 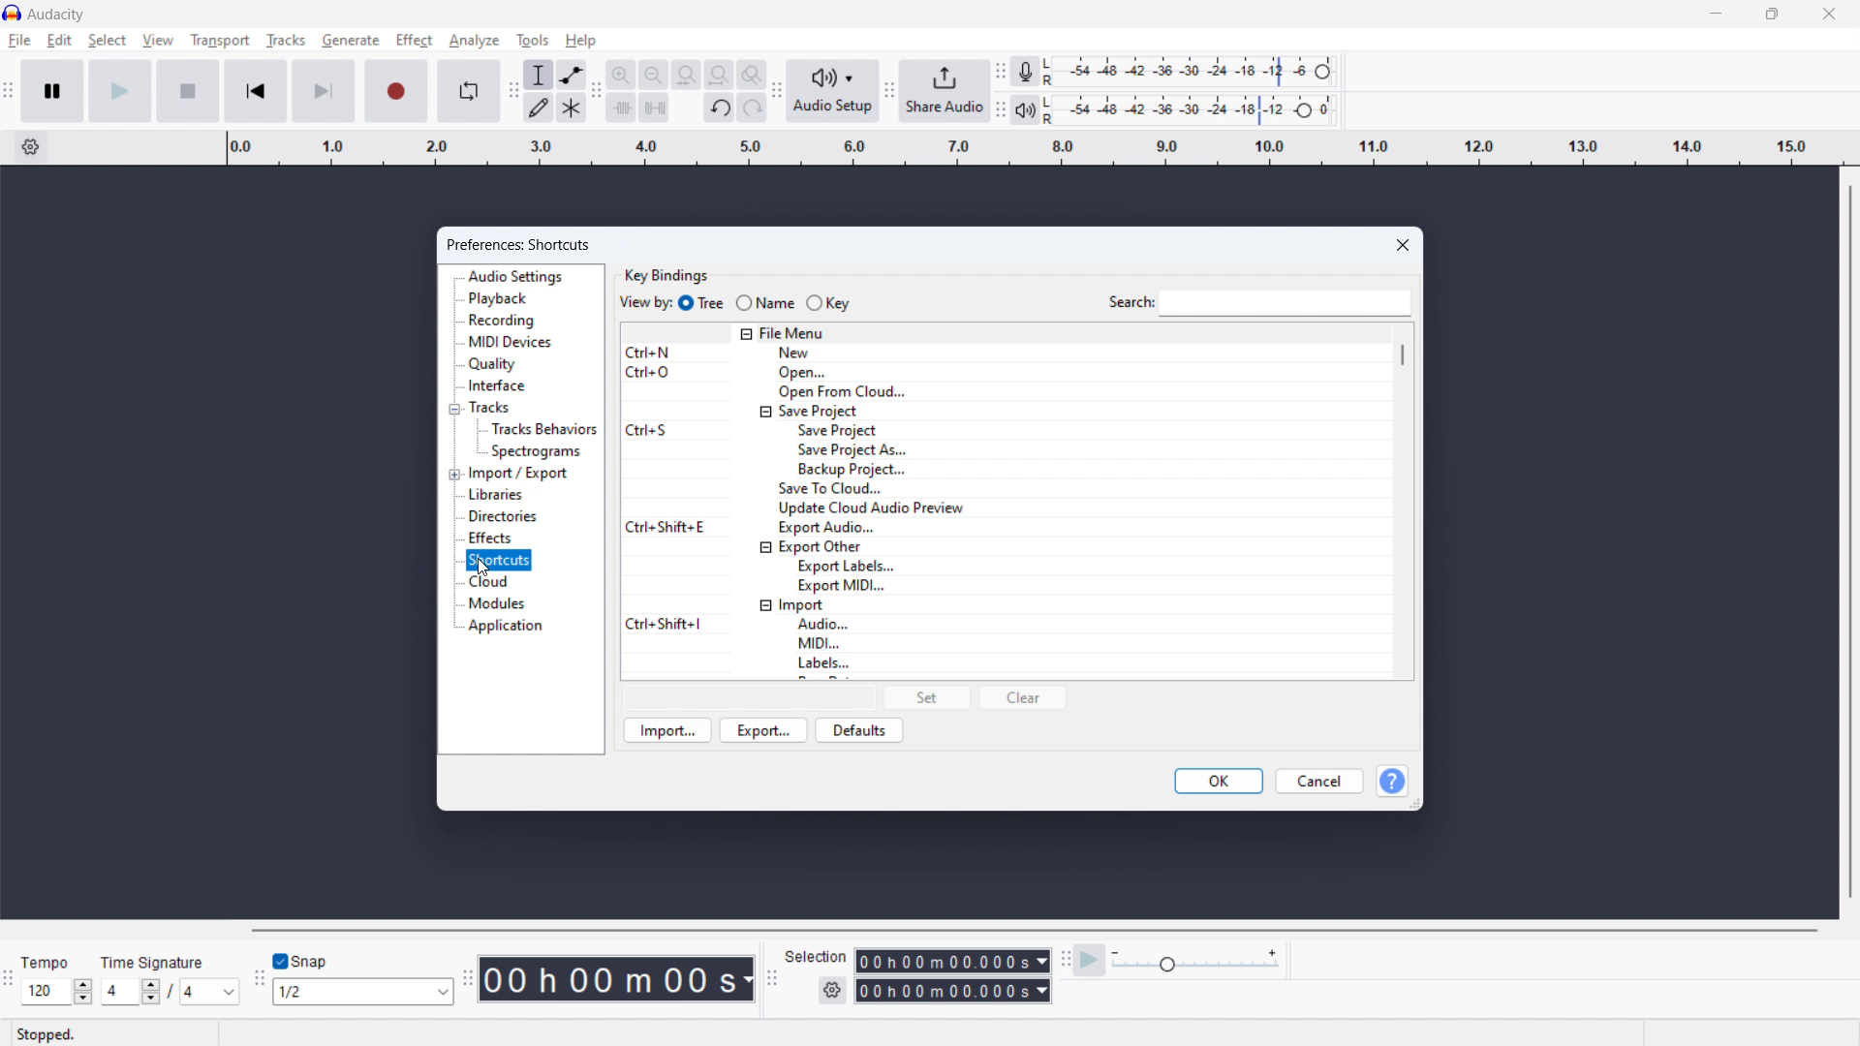 What do you see at coordinates (654, 108) in the screenshot?
I see `silence audio selection` at bounding box center [654, 108].